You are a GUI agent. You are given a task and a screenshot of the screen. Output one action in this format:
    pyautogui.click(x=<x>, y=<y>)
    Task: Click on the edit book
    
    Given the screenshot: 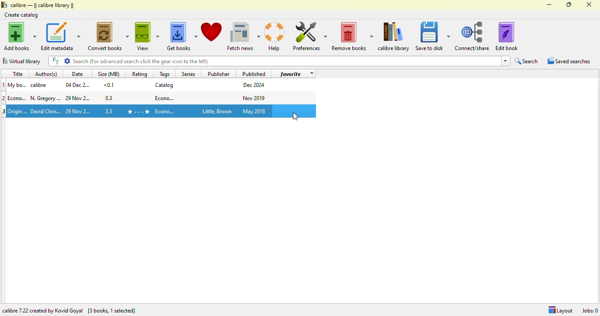 What is the action you would take?
    pyautogui.click(x=506, y=36)
    